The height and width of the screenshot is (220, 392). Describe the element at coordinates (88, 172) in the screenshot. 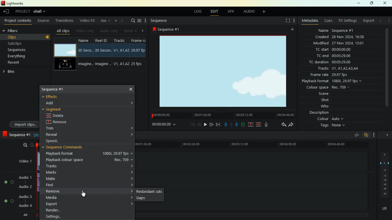

I see `marks` at that location.